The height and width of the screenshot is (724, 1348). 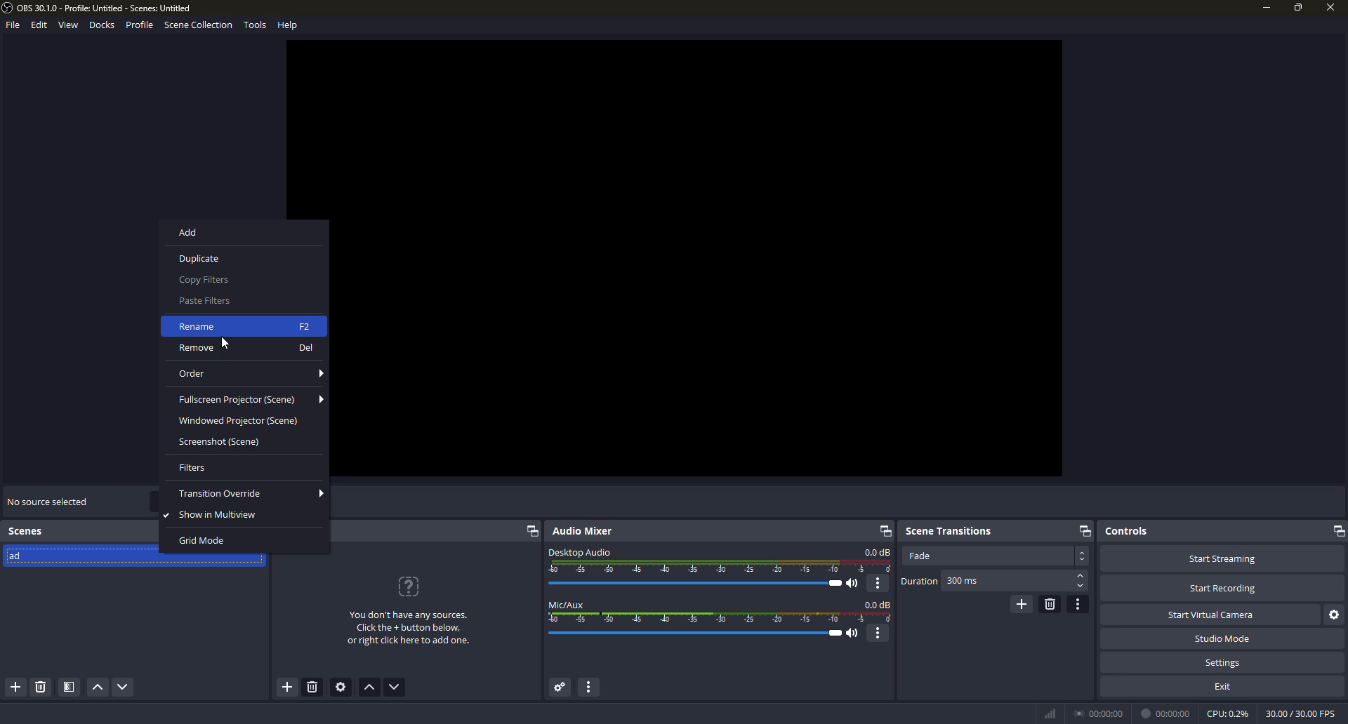 What do you see at coordinates (28, 531) in the screenshot?
I see `scenes` at bounding box center [28, 531].